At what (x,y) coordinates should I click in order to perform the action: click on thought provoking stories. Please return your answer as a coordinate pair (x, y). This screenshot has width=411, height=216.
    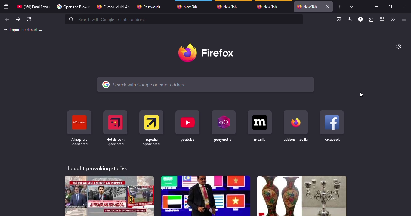
    Looking at the image, I should click on (95, 169).